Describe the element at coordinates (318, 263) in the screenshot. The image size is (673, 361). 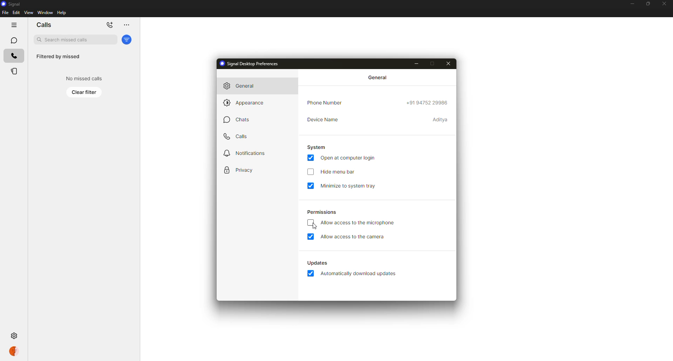
I see `updates` at that location.